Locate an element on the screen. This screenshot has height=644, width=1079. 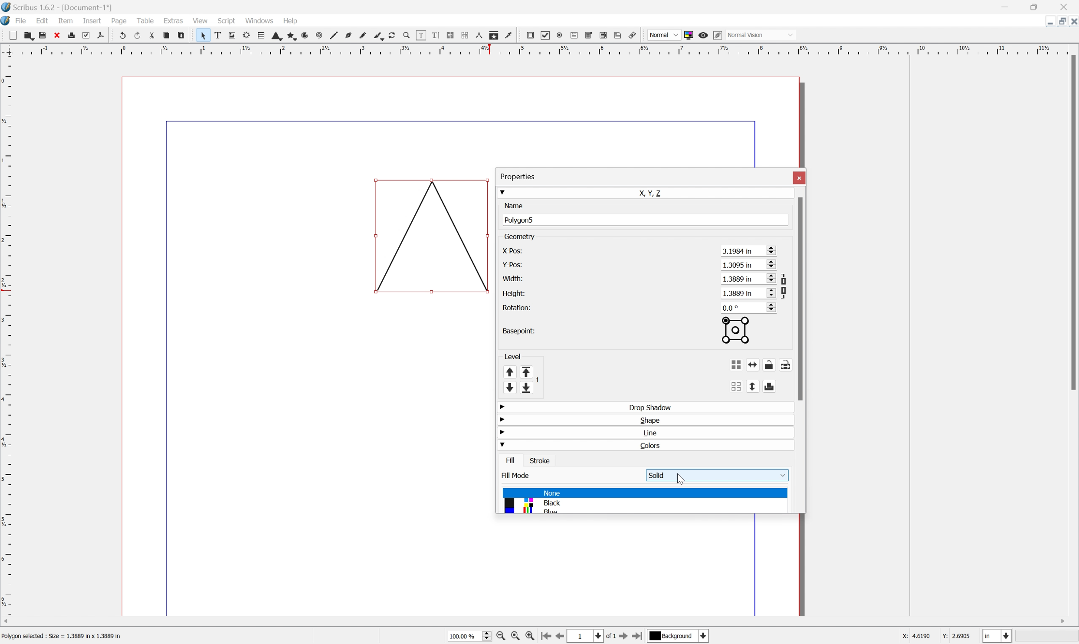
Preview mode is located at coordinates (703, 35).